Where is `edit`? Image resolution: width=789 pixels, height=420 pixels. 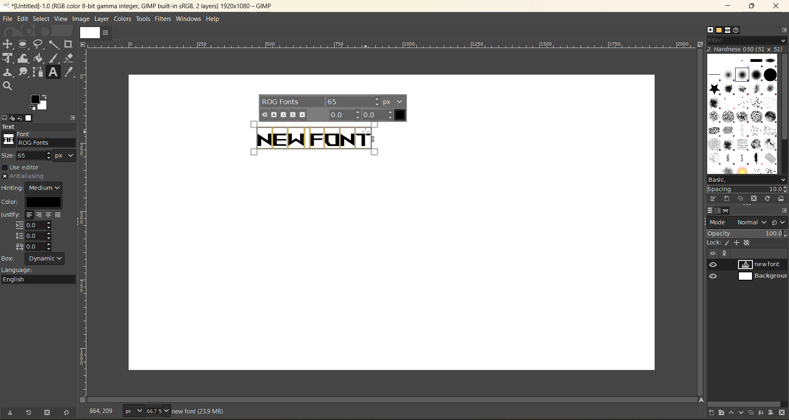 edit is located at coordinates (21, 18).